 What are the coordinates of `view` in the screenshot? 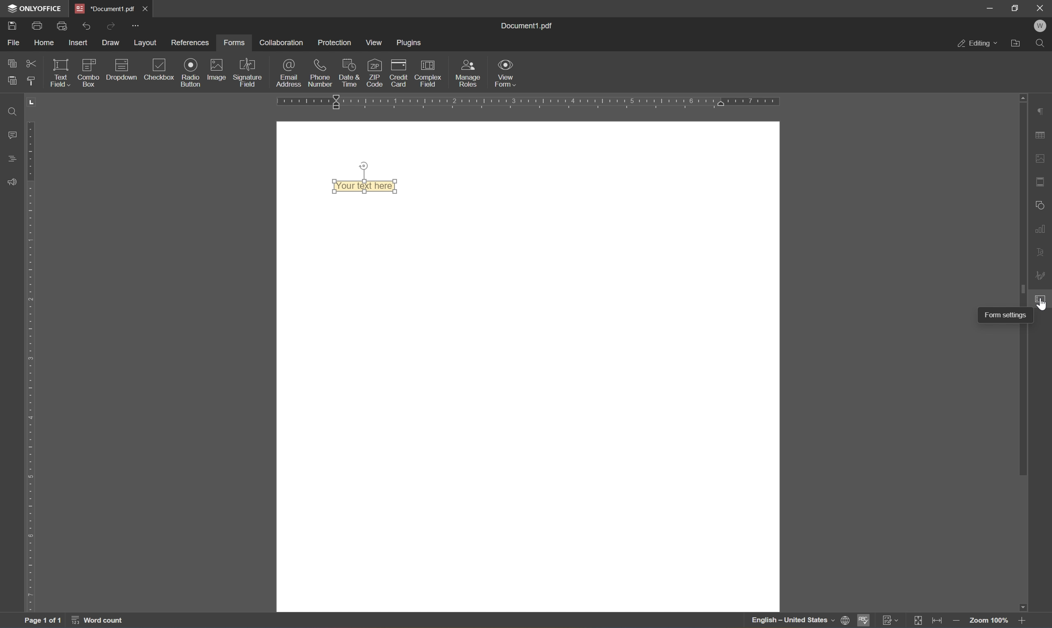 It's located at (374, 44).